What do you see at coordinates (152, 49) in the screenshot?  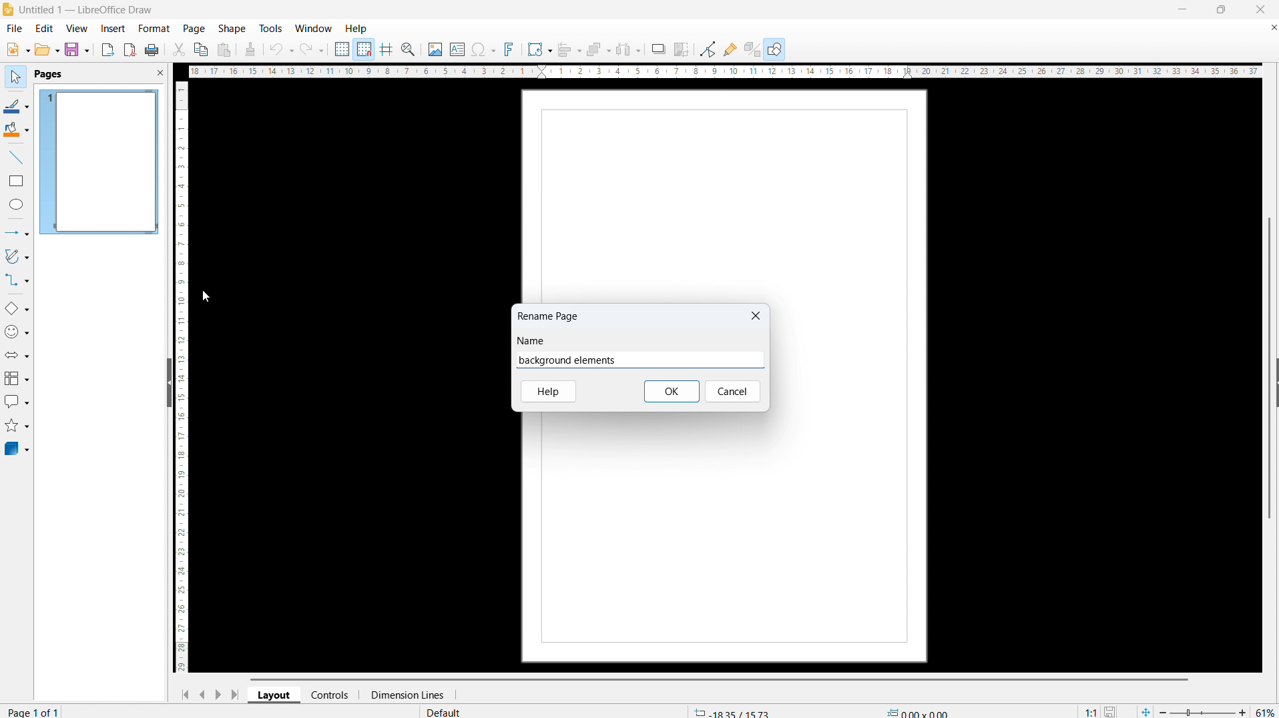 I see `print` at bounding box center [152, 49].